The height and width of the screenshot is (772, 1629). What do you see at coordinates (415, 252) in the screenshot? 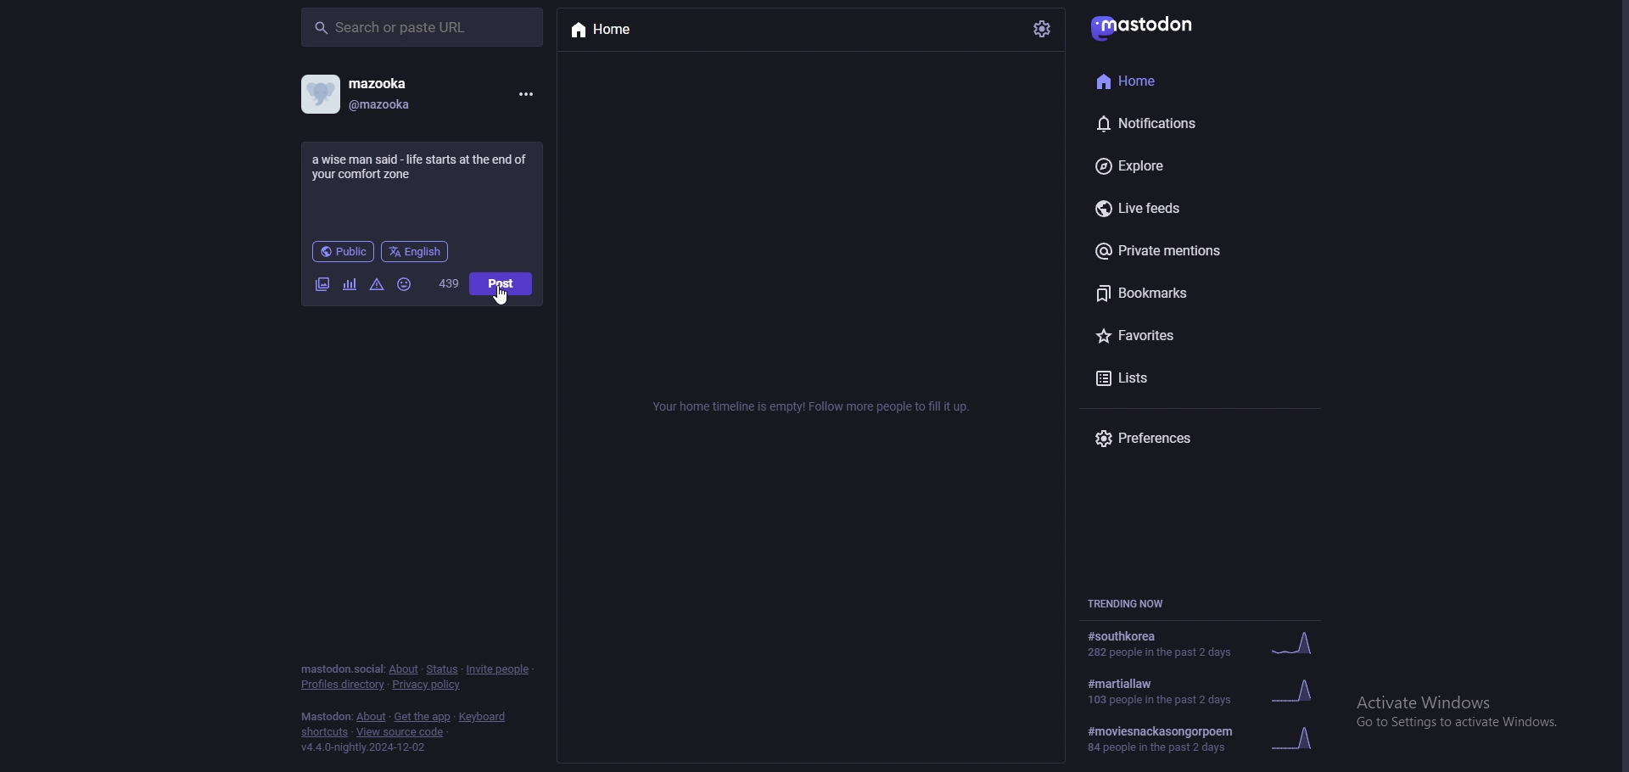
I see `language` at bounding box center [415, 252].